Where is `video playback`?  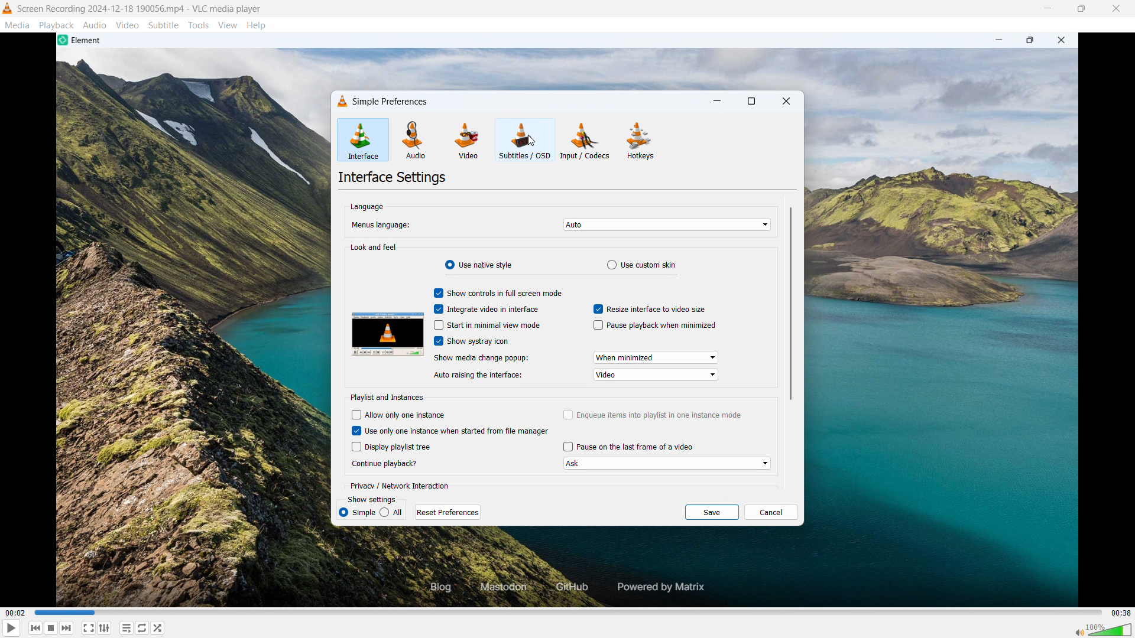 video playback is located at coordinates (573, 571).